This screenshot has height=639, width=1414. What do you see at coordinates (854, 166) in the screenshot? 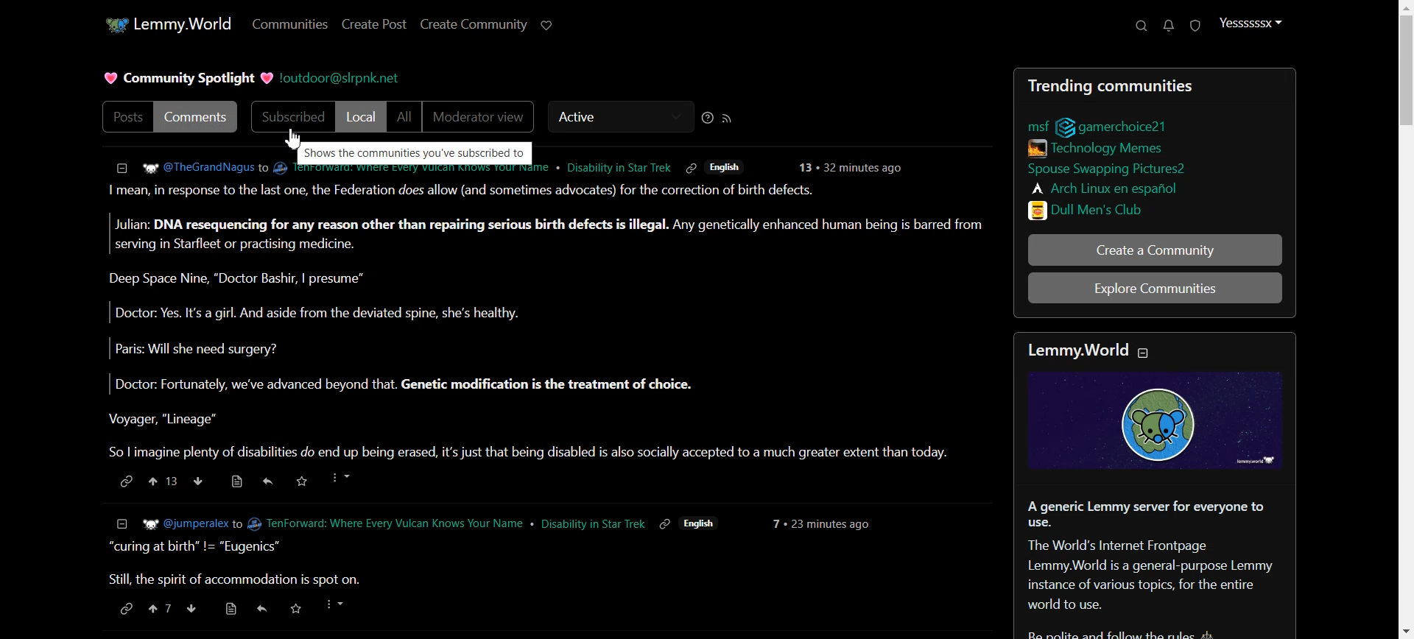
I see `time` at bounding box center [854, 166].